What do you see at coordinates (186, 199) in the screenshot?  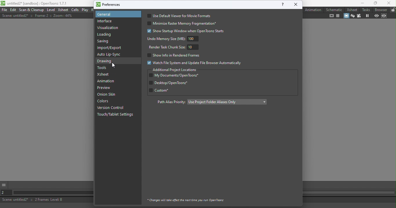 I see `* Changes will take effect the next time you rum OpenToonz` at bounding box center [186, 199].